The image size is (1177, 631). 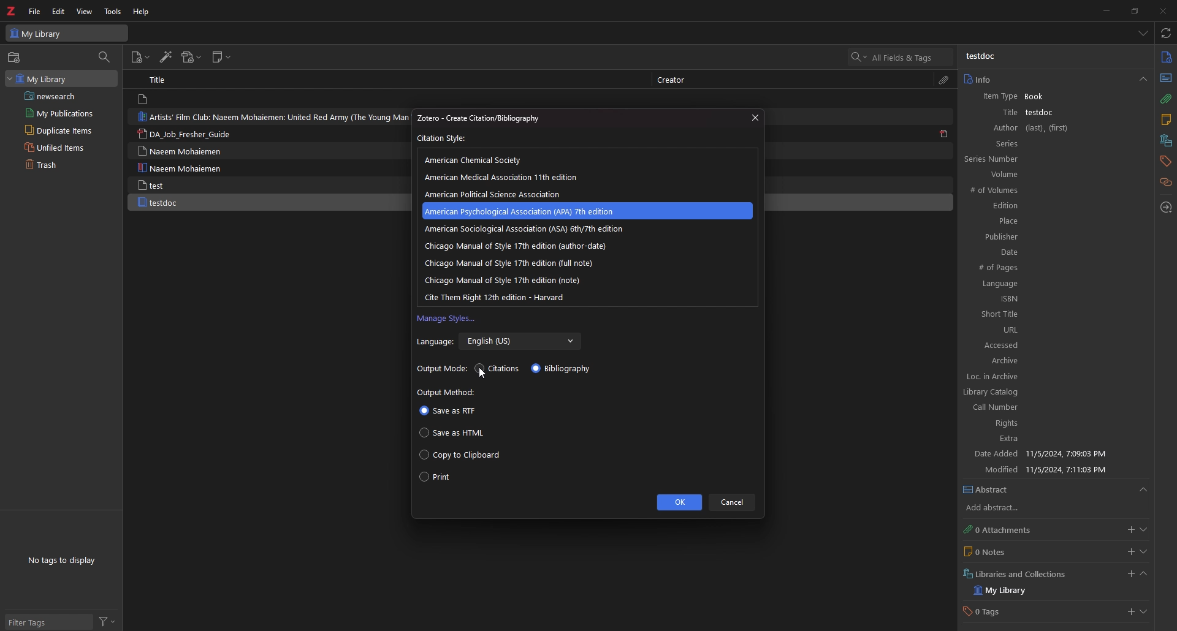 I want to click on manage styles, so click(x=447, y=319).